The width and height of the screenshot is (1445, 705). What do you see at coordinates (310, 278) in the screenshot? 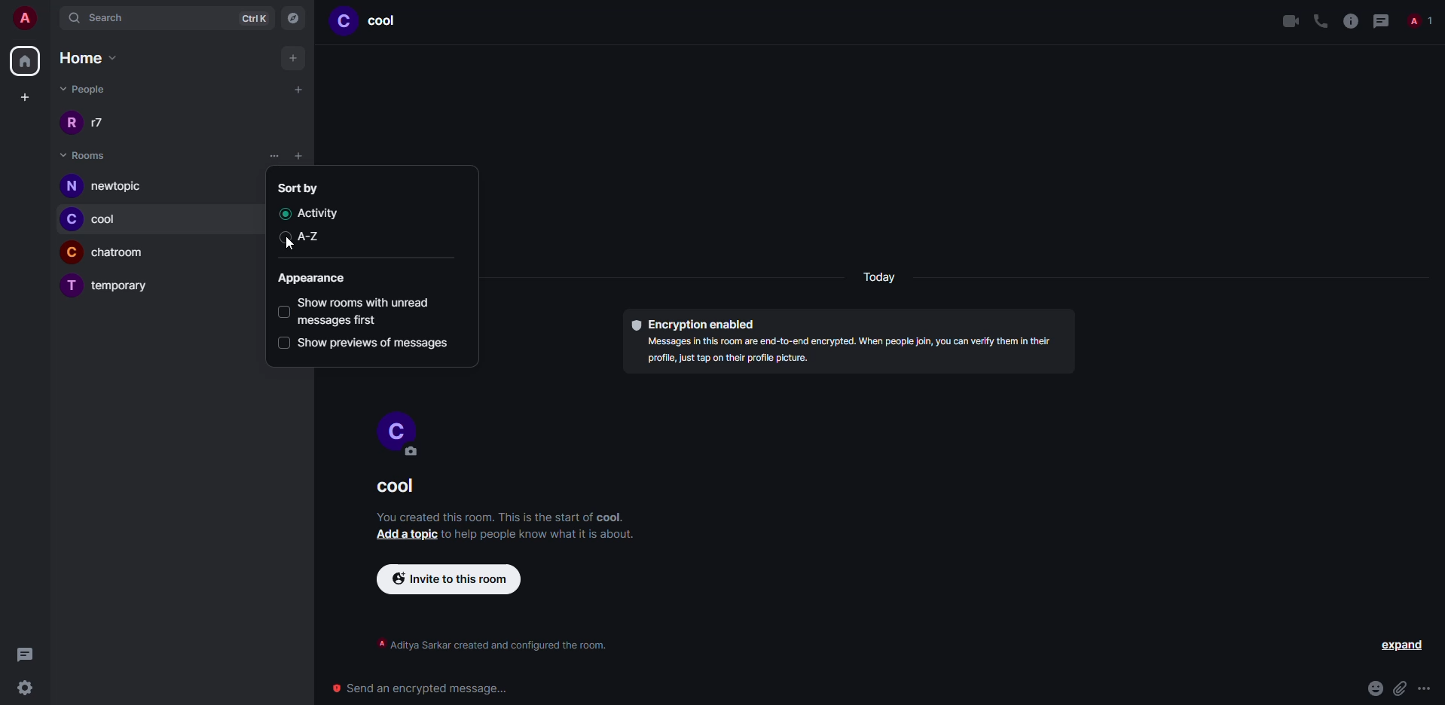
I see `appearance` at bounding box center [310, 278].